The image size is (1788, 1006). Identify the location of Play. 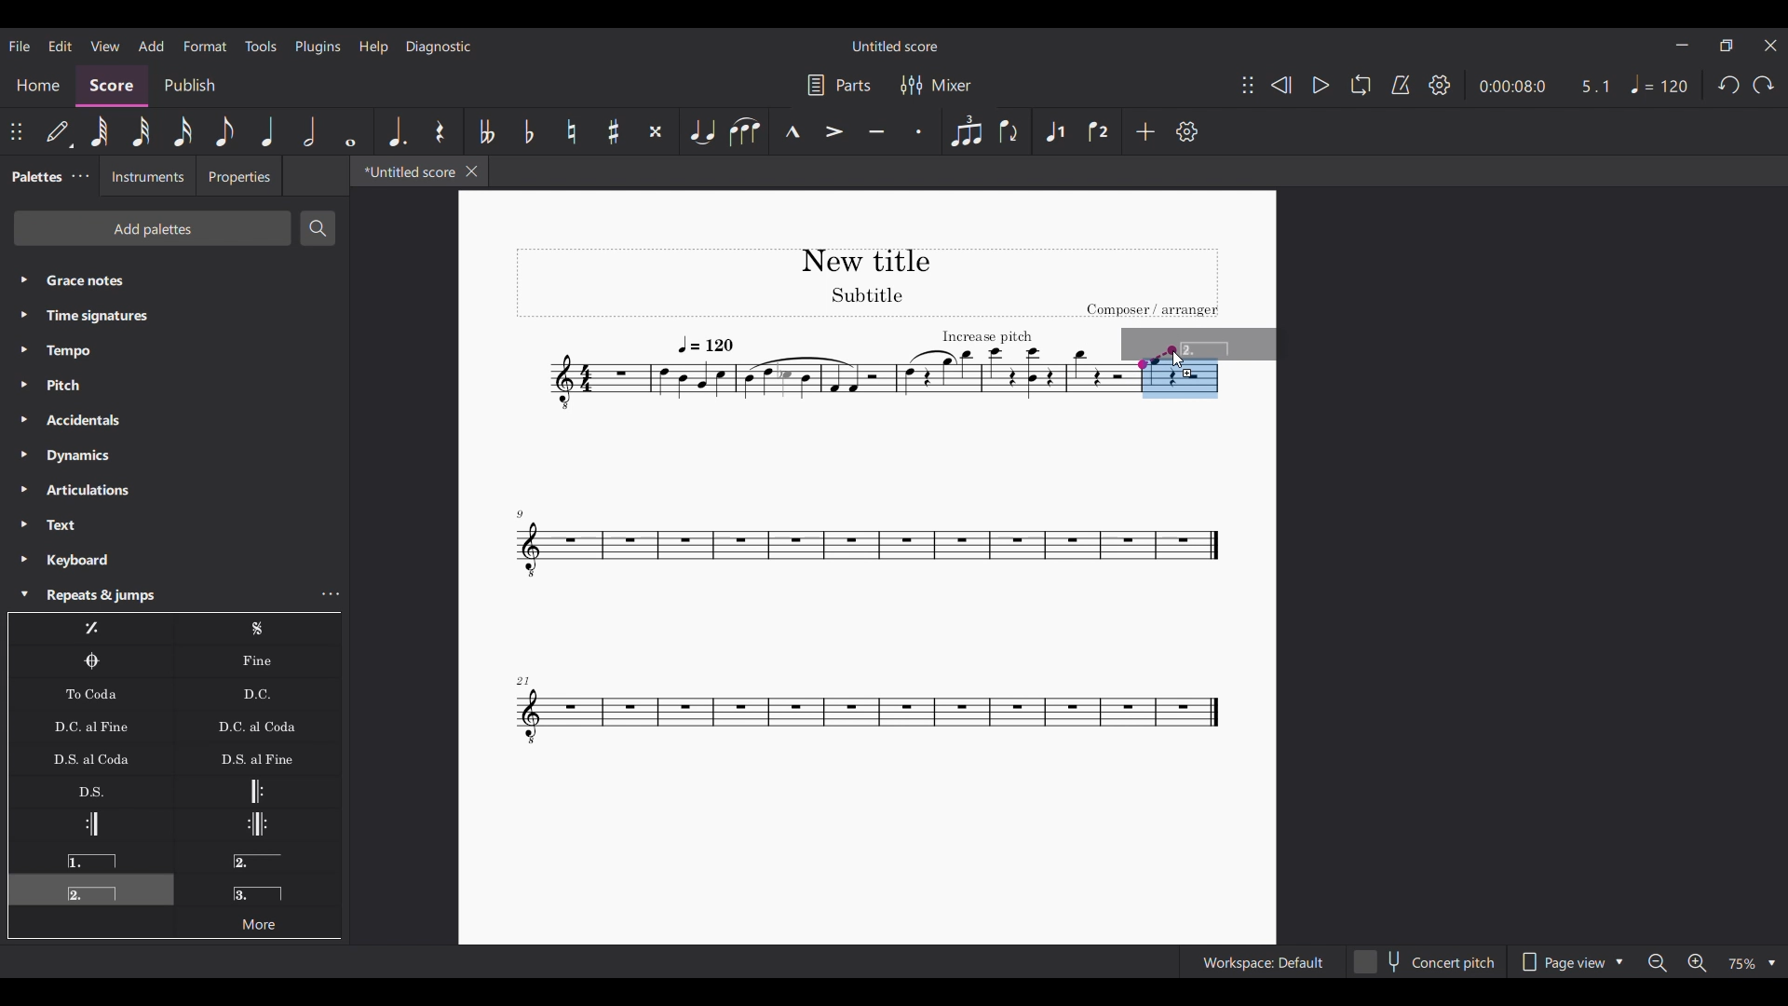
(1321, 86).